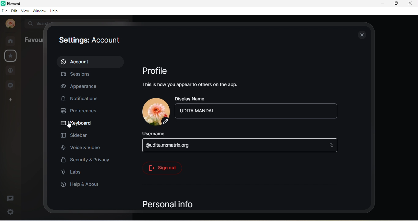  What do you see at coordinates (256, 112) in the screenshot?
I see `udita mandal` at bounding box center [256, 112].